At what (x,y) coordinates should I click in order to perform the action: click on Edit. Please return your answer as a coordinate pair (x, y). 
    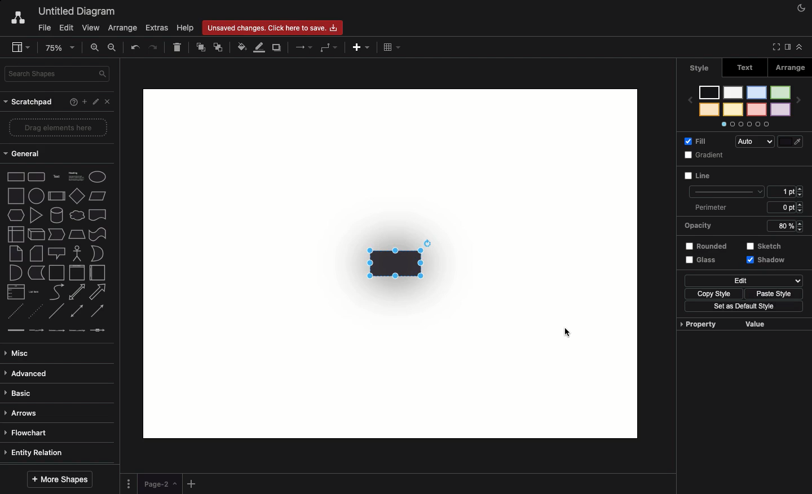
    Looking at the image, I should click on (745, 280).